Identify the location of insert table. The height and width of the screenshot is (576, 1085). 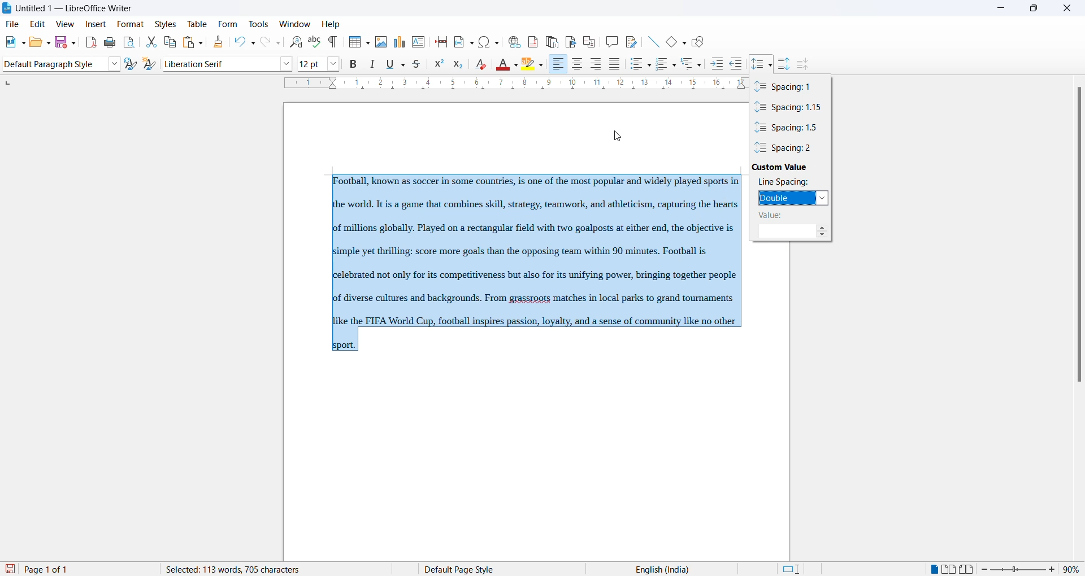
(353, 42).